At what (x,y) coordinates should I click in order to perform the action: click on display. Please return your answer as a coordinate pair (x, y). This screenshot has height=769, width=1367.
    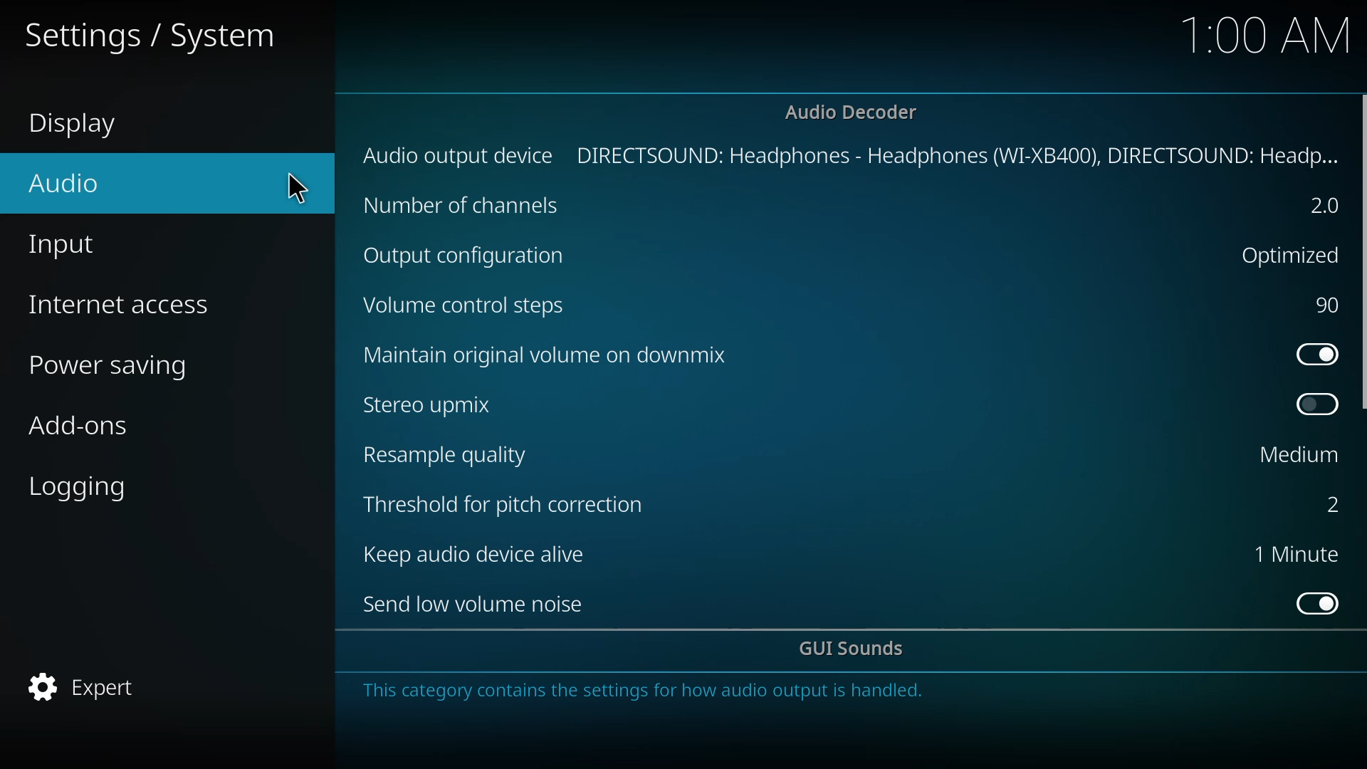
    Looking at the image, I should click on (80, 122).